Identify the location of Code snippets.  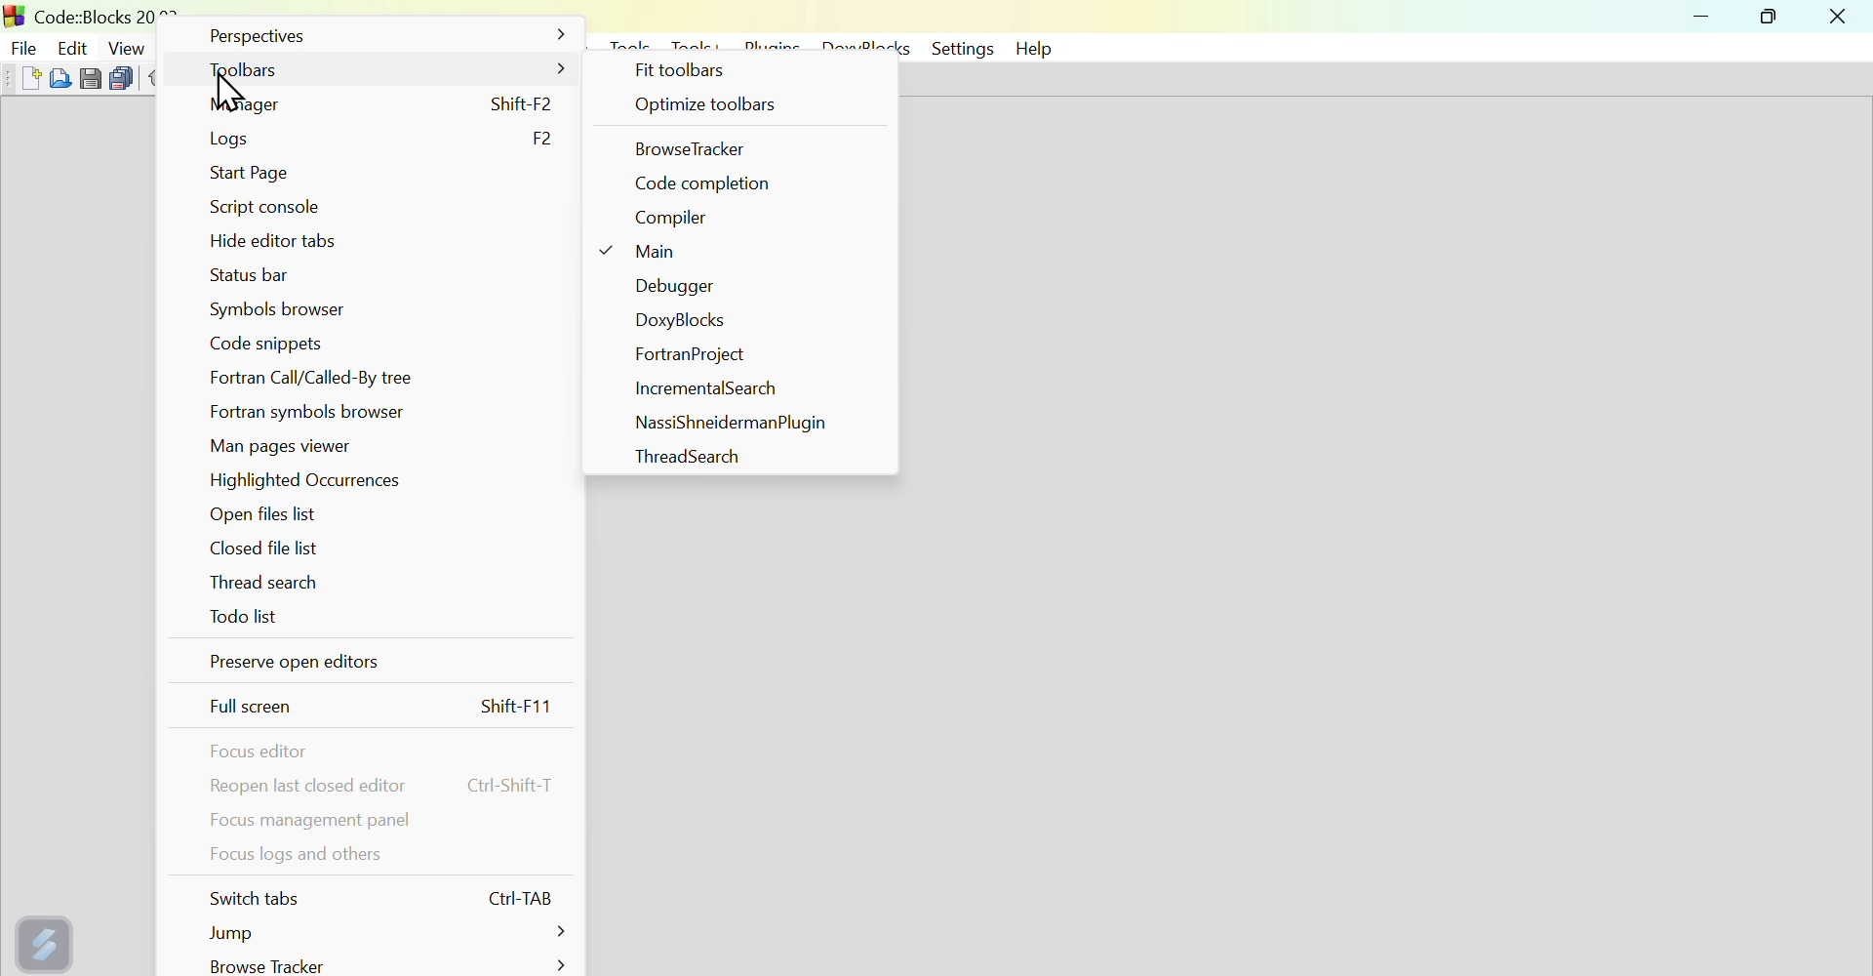
(279, 343).